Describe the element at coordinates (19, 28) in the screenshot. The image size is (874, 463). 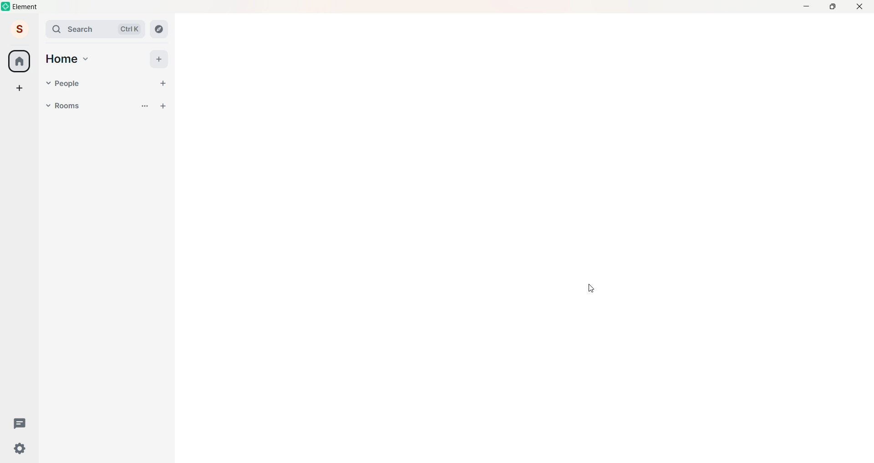
I see `Account` at that location.